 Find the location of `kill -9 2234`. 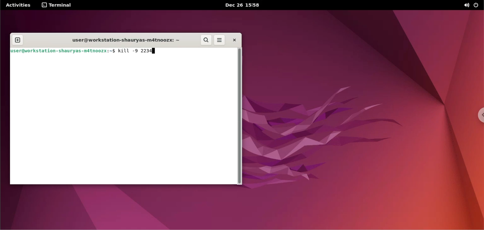

kill -9 2234 is located at coordinates (138, 51).